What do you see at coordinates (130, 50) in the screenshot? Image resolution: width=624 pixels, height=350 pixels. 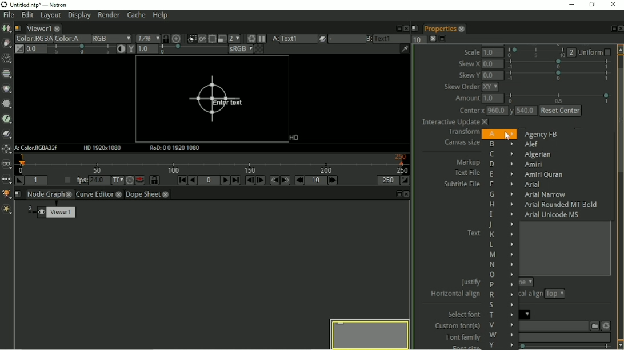 I see `Viewer gamma correction` at bounding box center [130, 50].